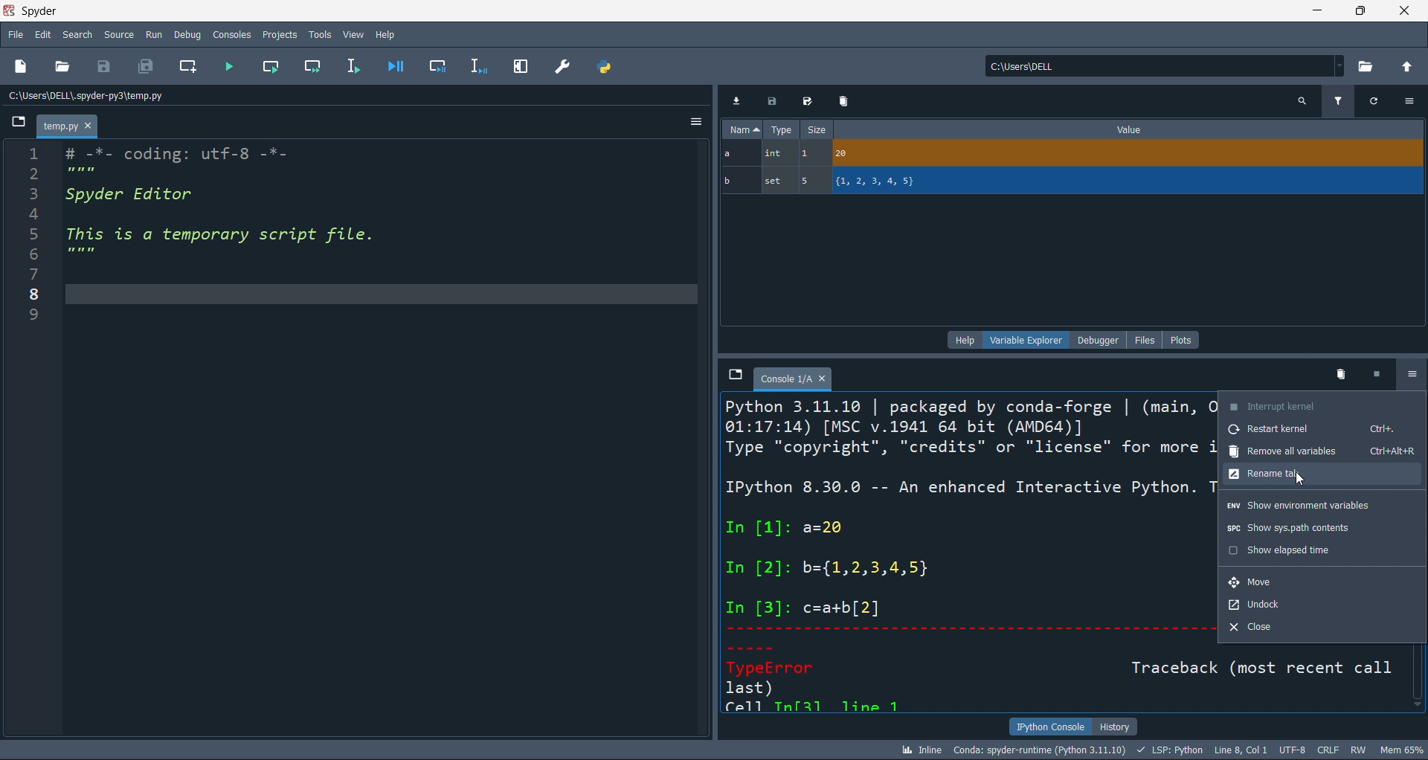 This screenshot has height=760, width=1428. What do you see at coordinates (1409, 376) in the screenshot?
I see `options` at bounding box center [1409, 376].